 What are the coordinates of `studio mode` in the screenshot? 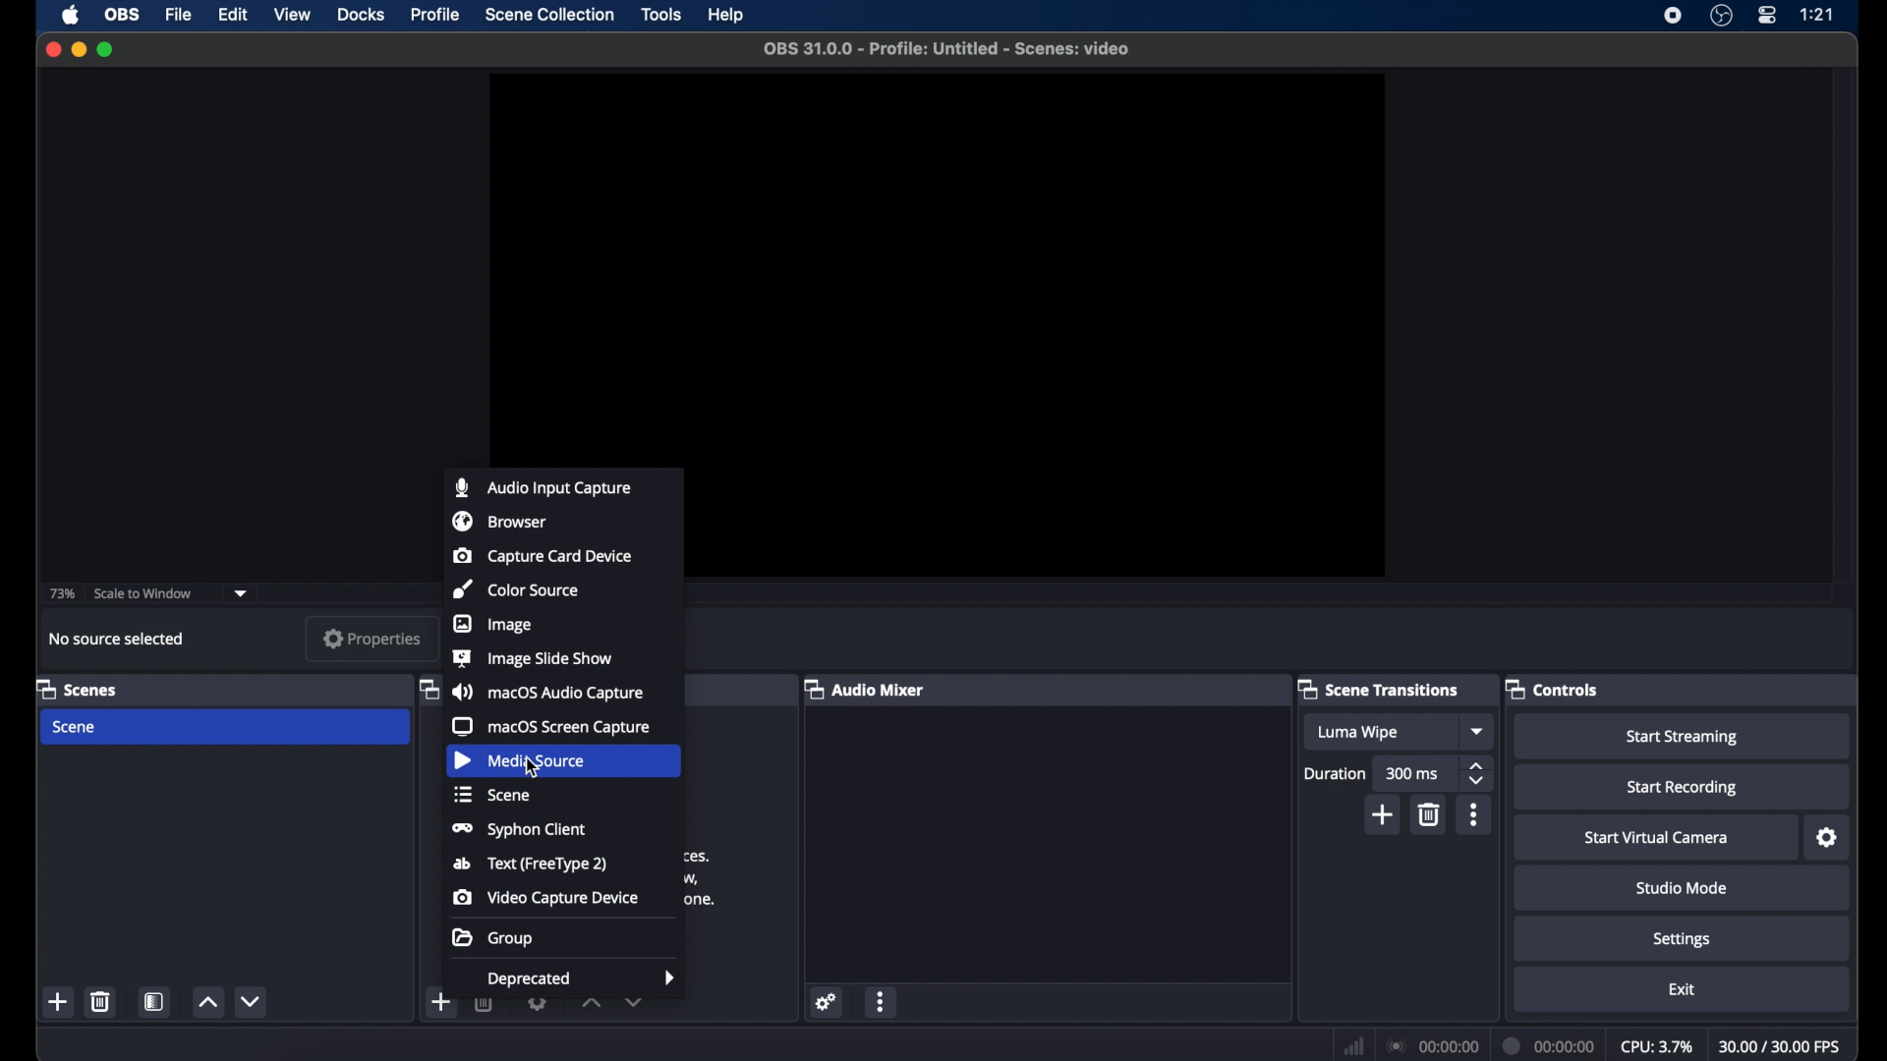 It's located at (1679, 888).